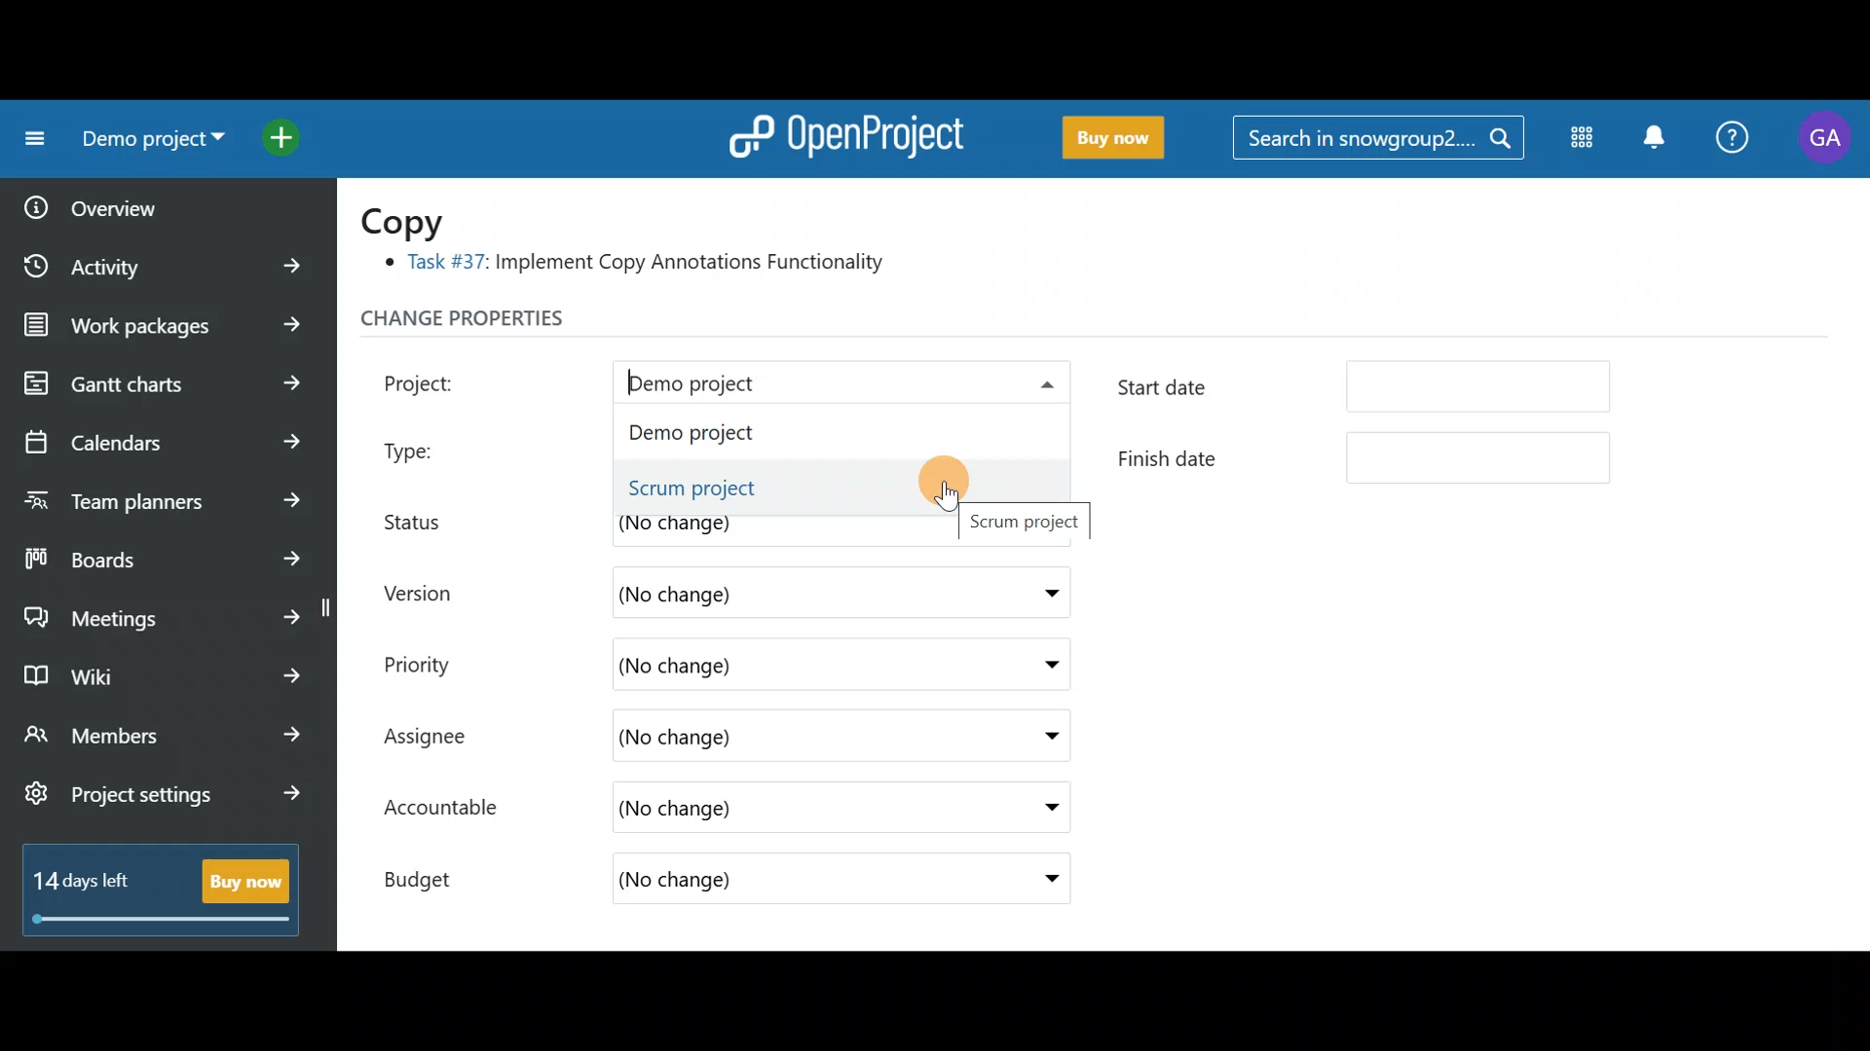  Describe the element at coordinates (162, 434) in the screenshot. I see `Calendars` at that location.